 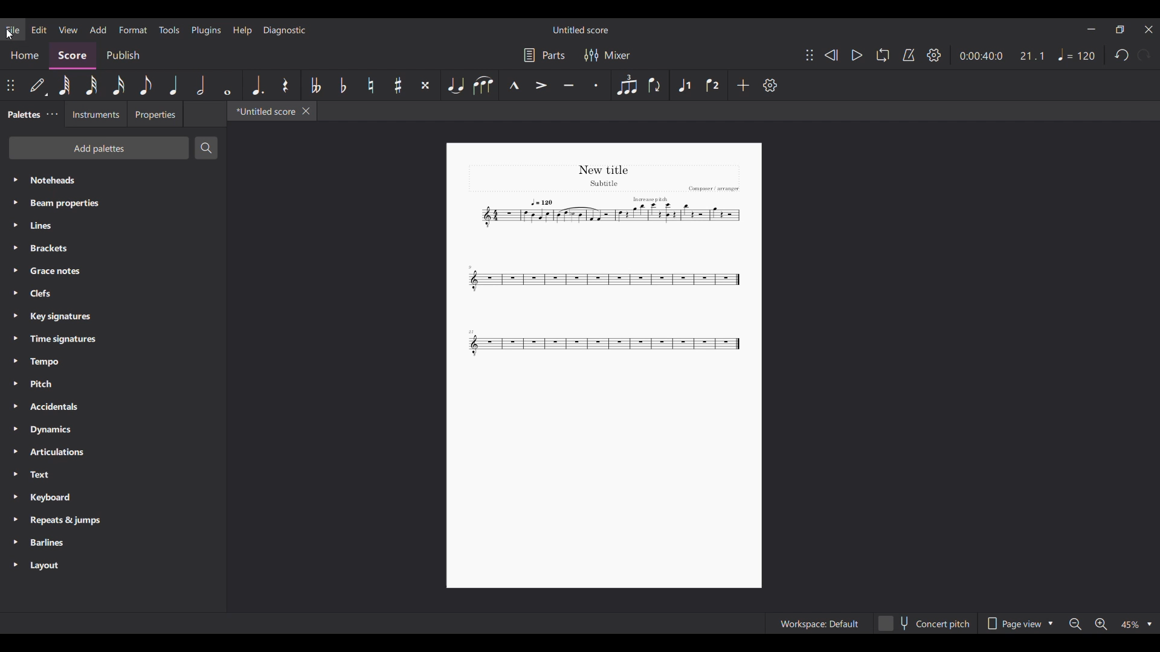 What do you see at coordinates (286, 85) in the screenshot?
I see `Rest` at bounding box center [286, 85].